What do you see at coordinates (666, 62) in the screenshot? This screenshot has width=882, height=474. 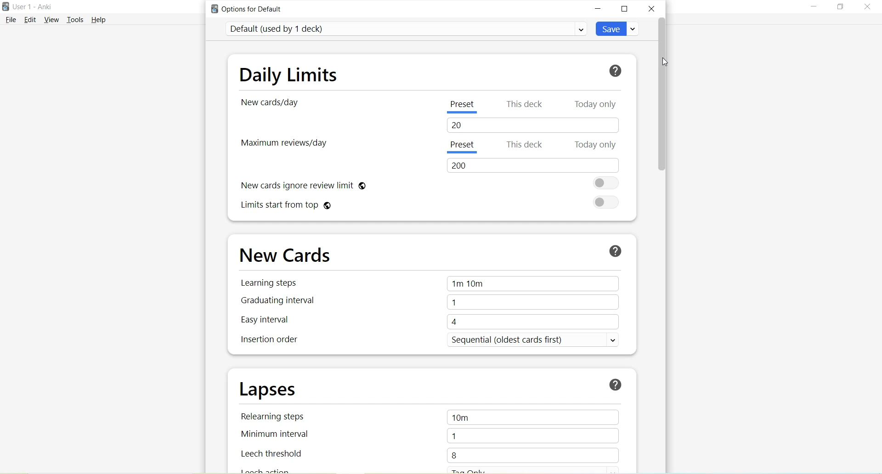 I see `cursor` at bounding box center [666, 62].